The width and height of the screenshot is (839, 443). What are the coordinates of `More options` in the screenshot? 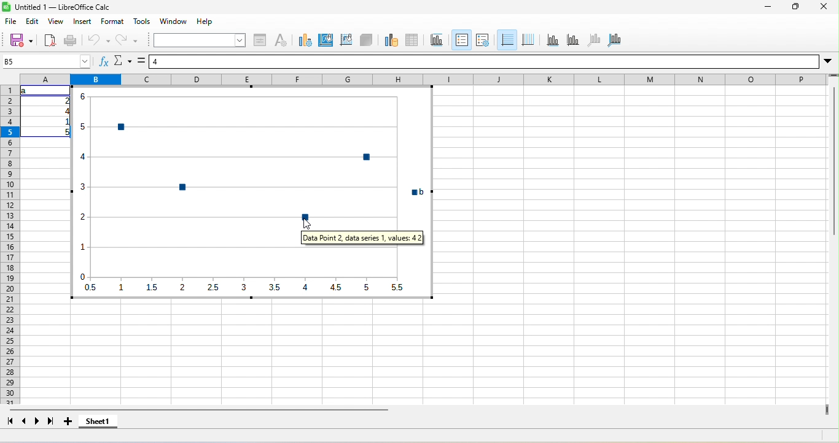 It's located at (828, 62).